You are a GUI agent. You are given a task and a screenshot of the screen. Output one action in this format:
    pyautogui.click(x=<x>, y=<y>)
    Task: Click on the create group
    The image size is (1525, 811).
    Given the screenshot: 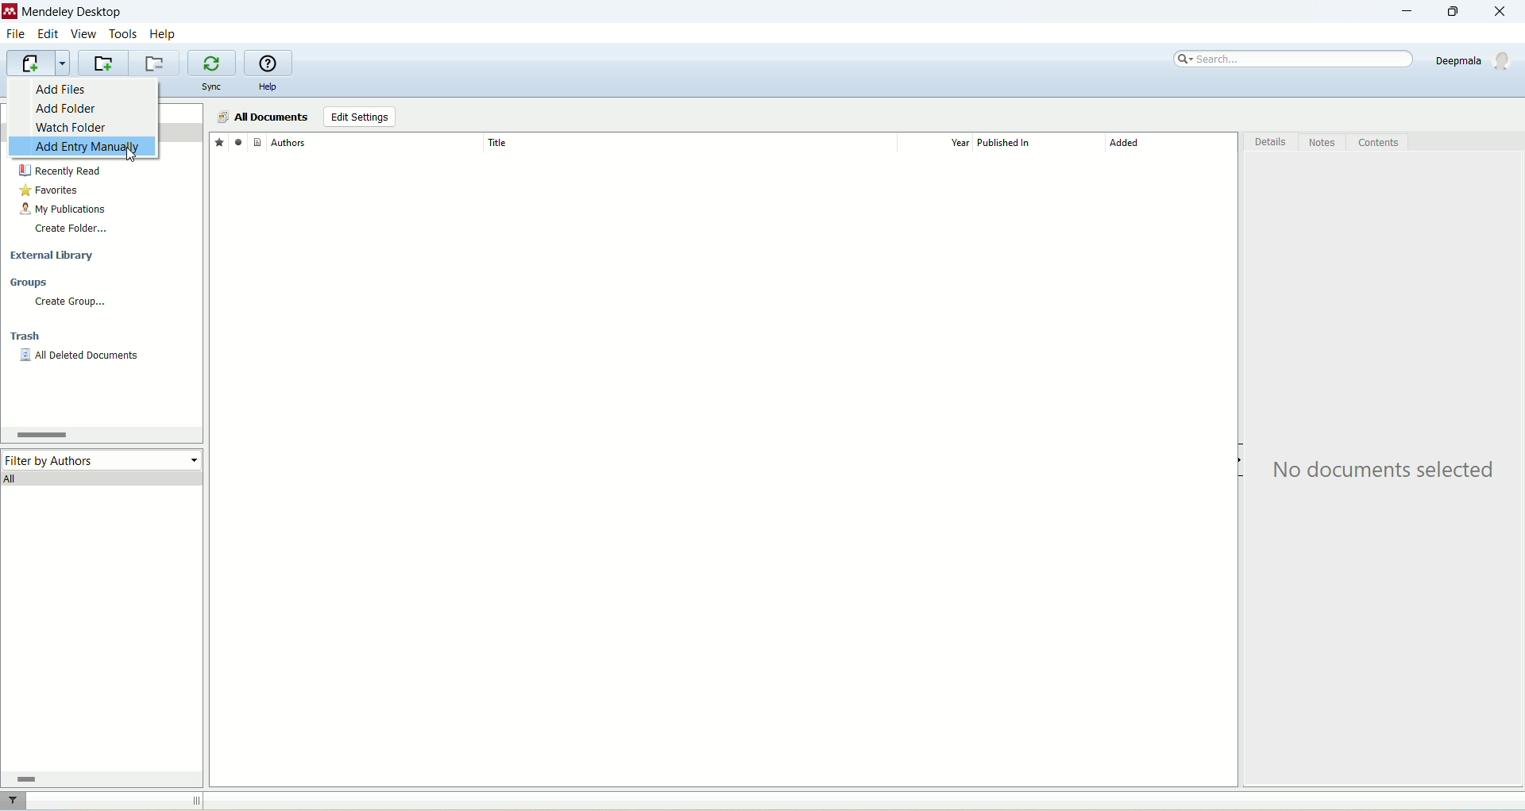 What is the action you would take?
    pyautogui.click(x=69, y=302)
    